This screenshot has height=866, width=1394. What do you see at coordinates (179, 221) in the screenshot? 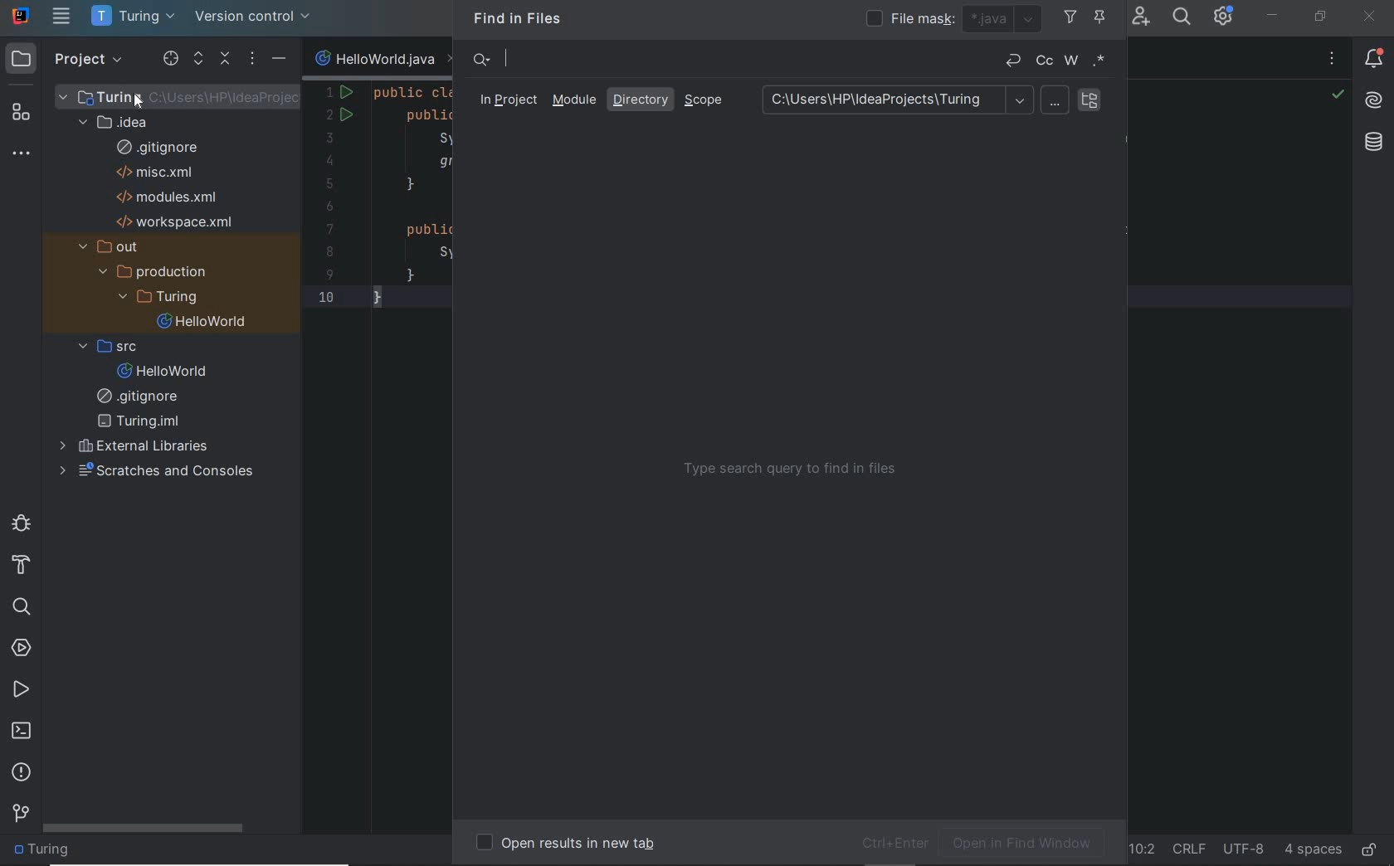
I see `workspace.xml` at bounding box center [179, 221].